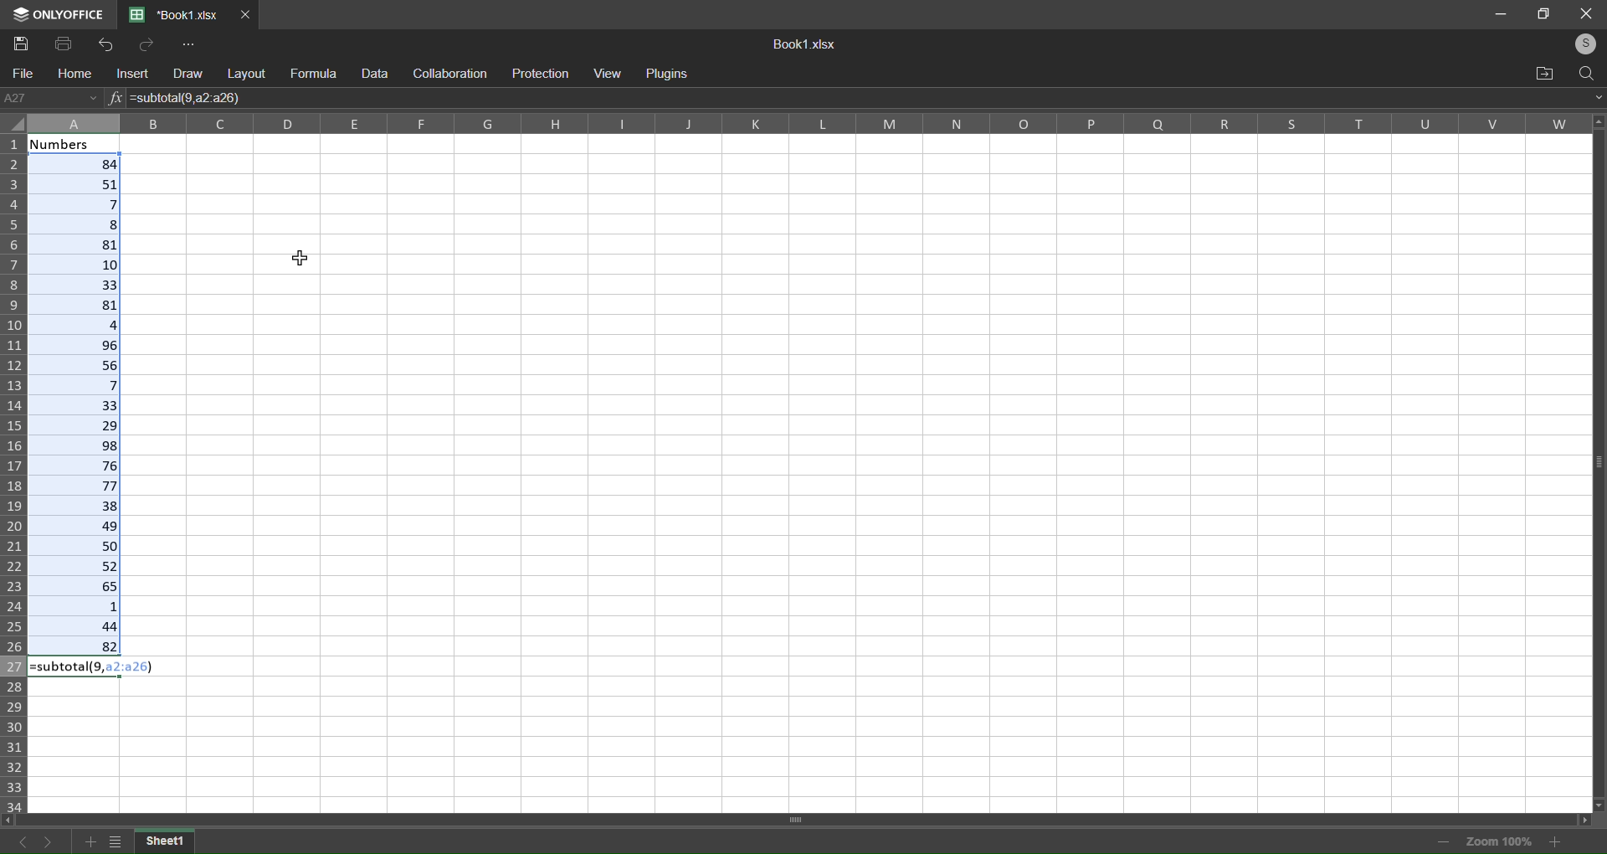 The image size is (1607, 854). What do you see at coordinates (1587, 43) in the screenshot?
I see `login` at bounding box center [1587, 43].